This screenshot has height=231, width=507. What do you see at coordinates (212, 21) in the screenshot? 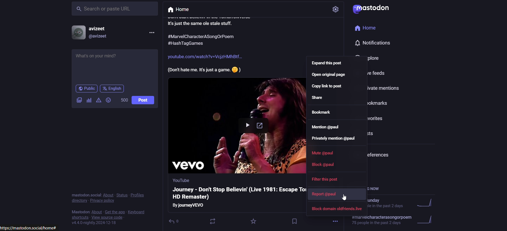
I see `post text` at bounding box center [212, 21].